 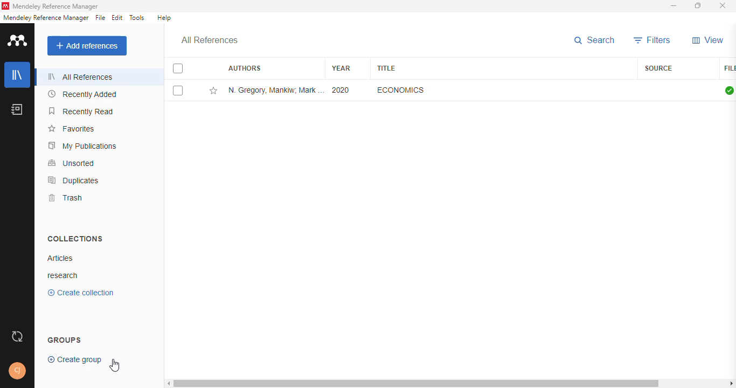 I want to click on favorites, so click(x=72, y=129).